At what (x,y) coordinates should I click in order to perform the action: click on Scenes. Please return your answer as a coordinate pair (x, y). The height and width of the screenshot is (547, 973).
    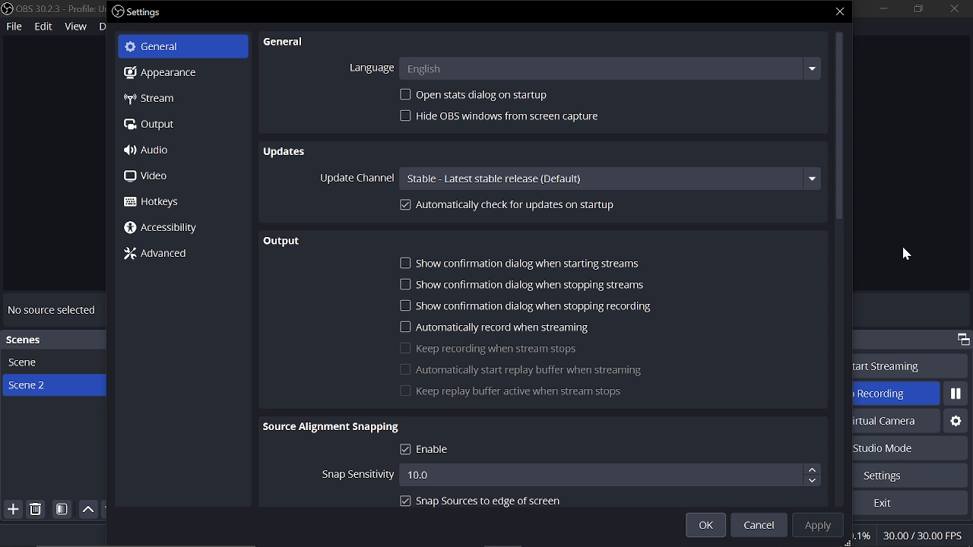
    Looking at the image, I should click on (53, 340).